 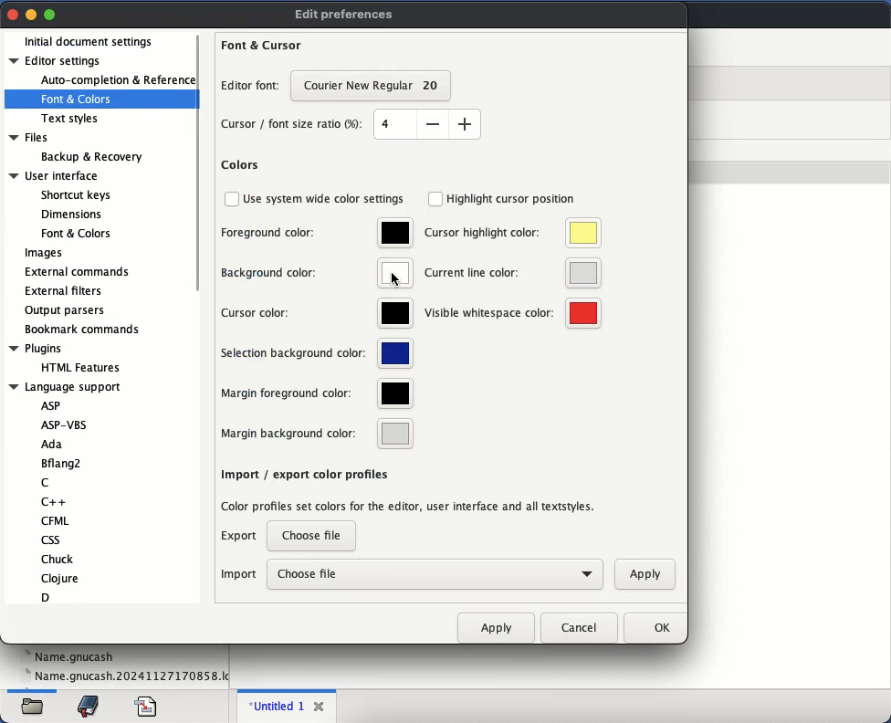 I want to click on close, so click(x=14, y=14).